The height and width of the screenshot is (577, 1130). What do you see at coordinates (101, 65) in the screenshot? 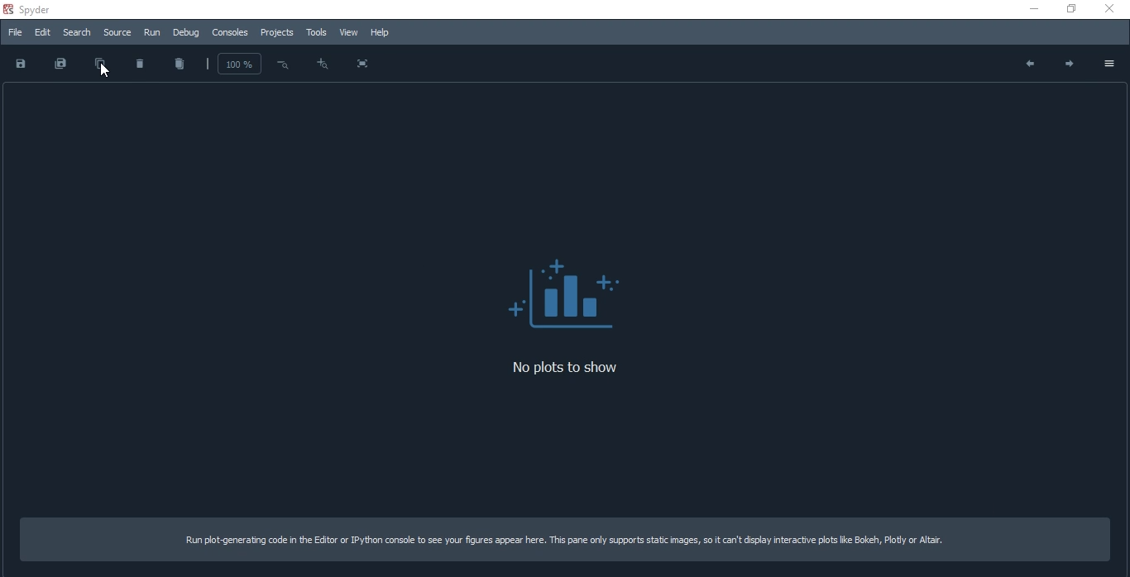
I see `copy` at bounding box center [101, 65].